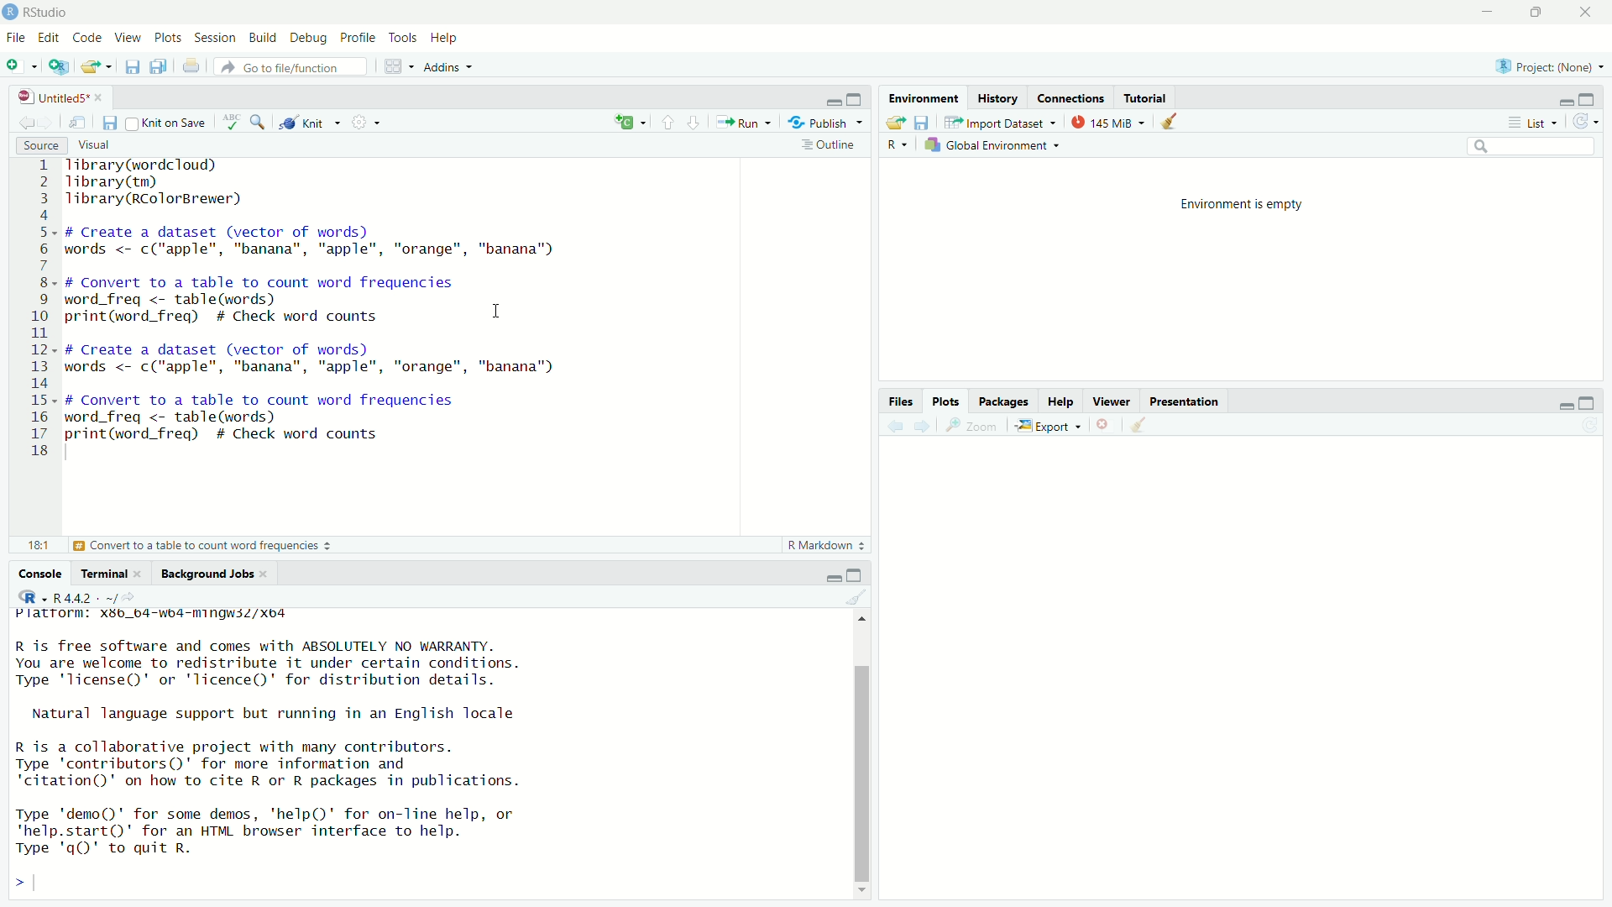  Describe the element at coordinates (1483, 13) in the screenshot. I see `Minimize` at that location.